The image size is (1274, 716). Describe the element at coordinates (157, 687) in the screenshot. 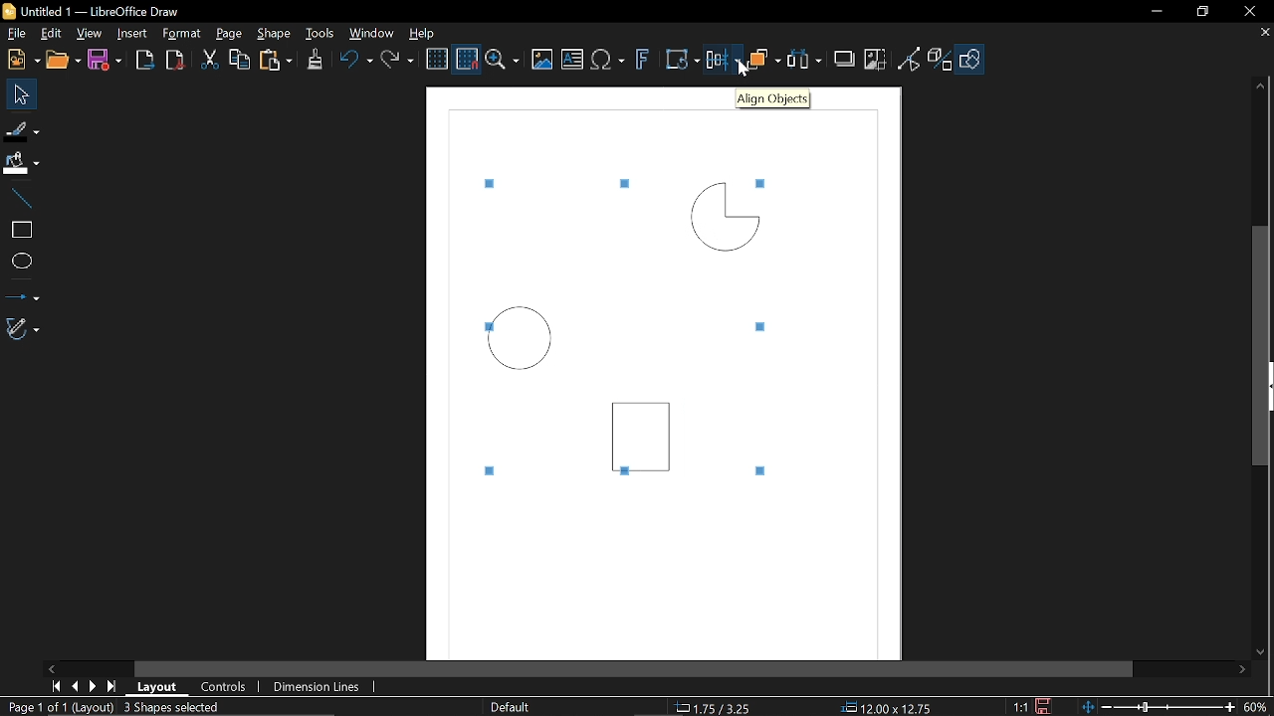

I see `Layout` at that location.